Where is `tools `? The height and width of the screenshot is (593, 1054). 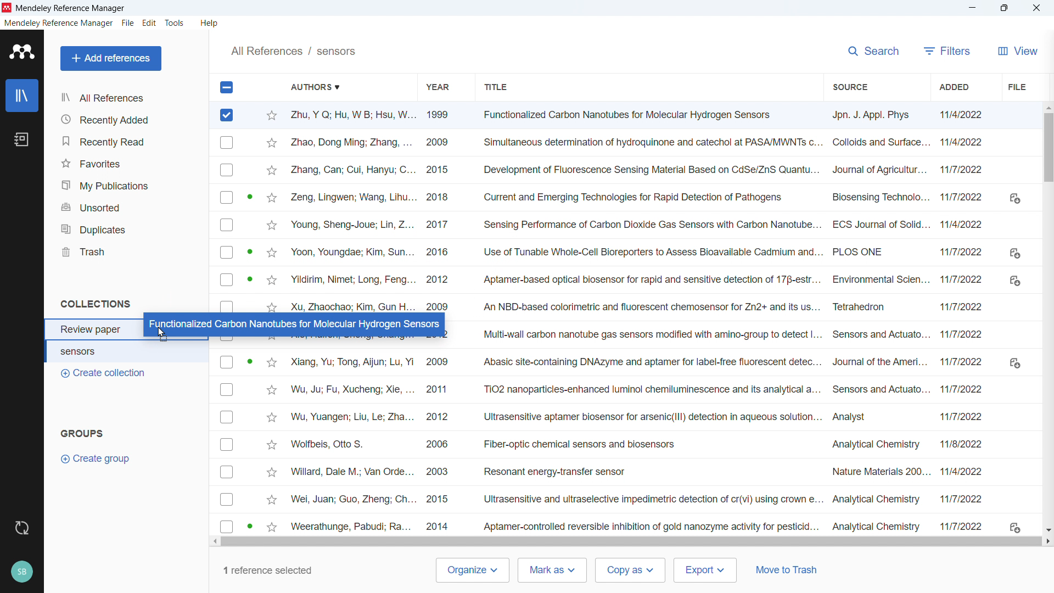 tools  is located at coordinates (176, 23).